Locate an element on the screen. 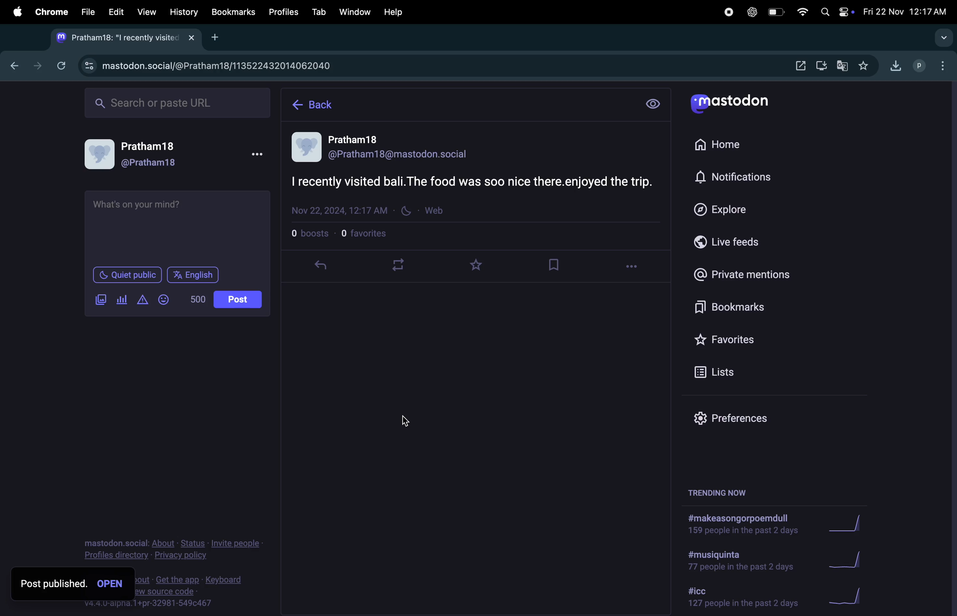  graph is located at coordinates (849, 559).